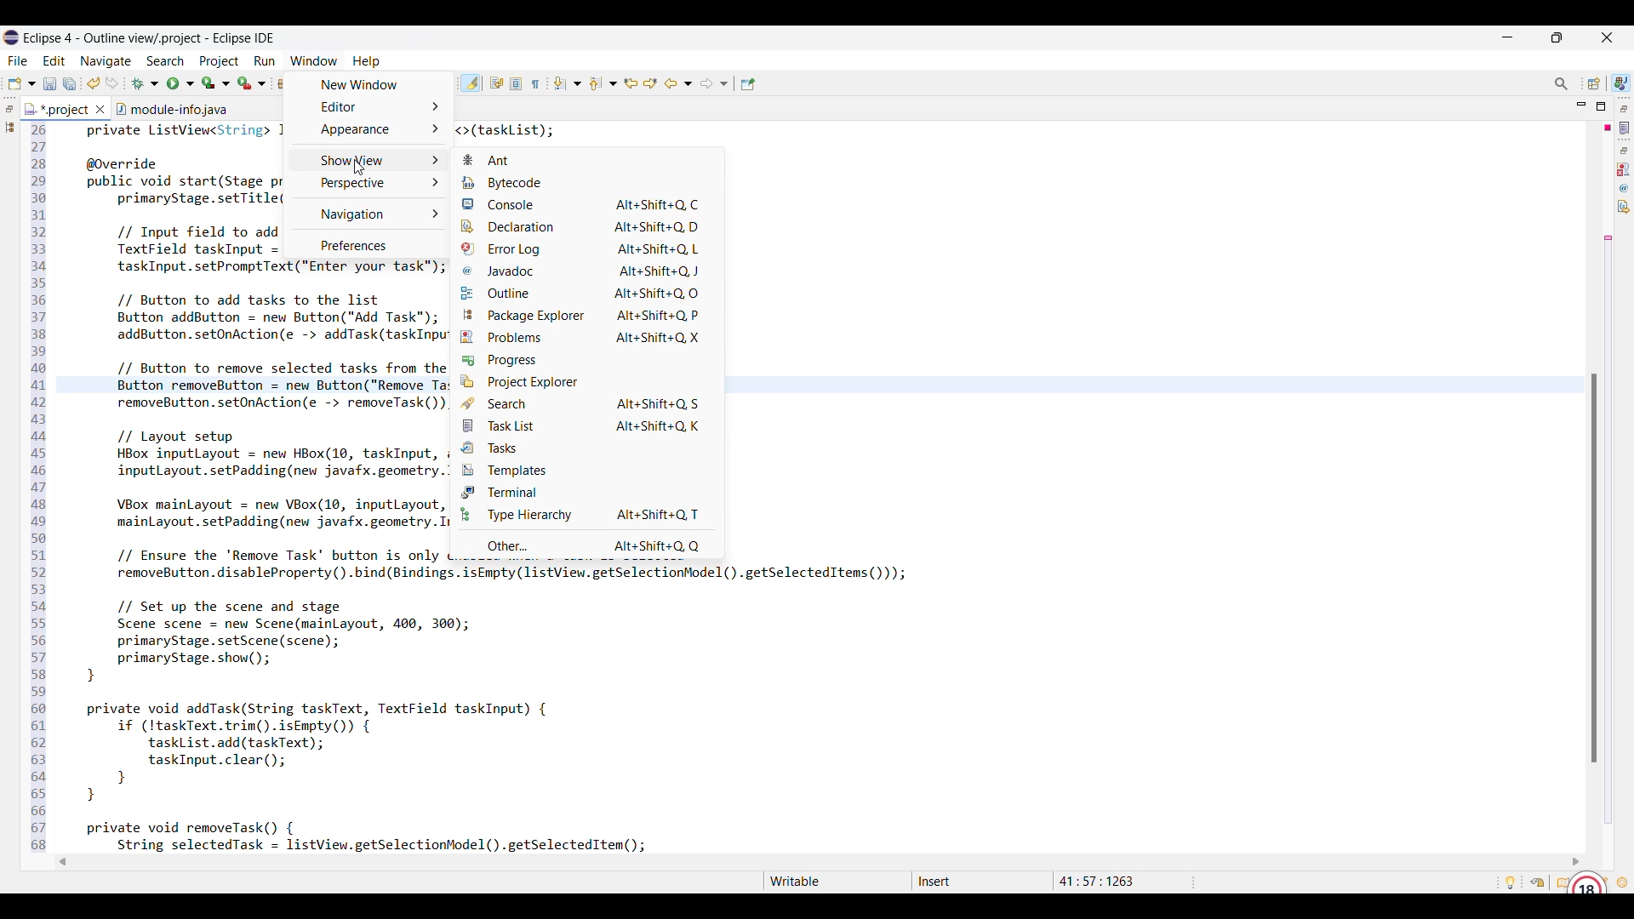  I want to click on Debug options, so click(145, 84).